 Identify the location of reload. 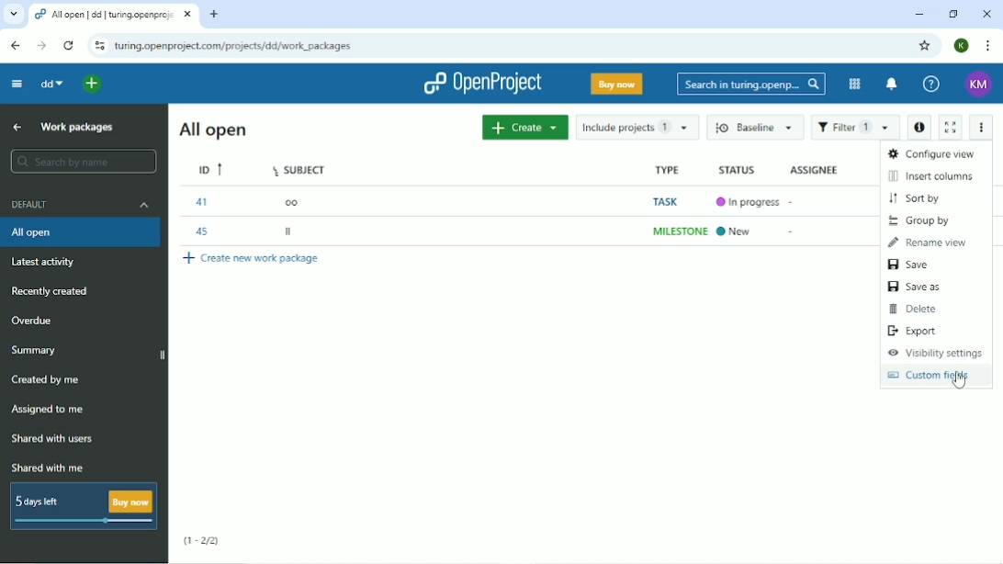
(67, 44).